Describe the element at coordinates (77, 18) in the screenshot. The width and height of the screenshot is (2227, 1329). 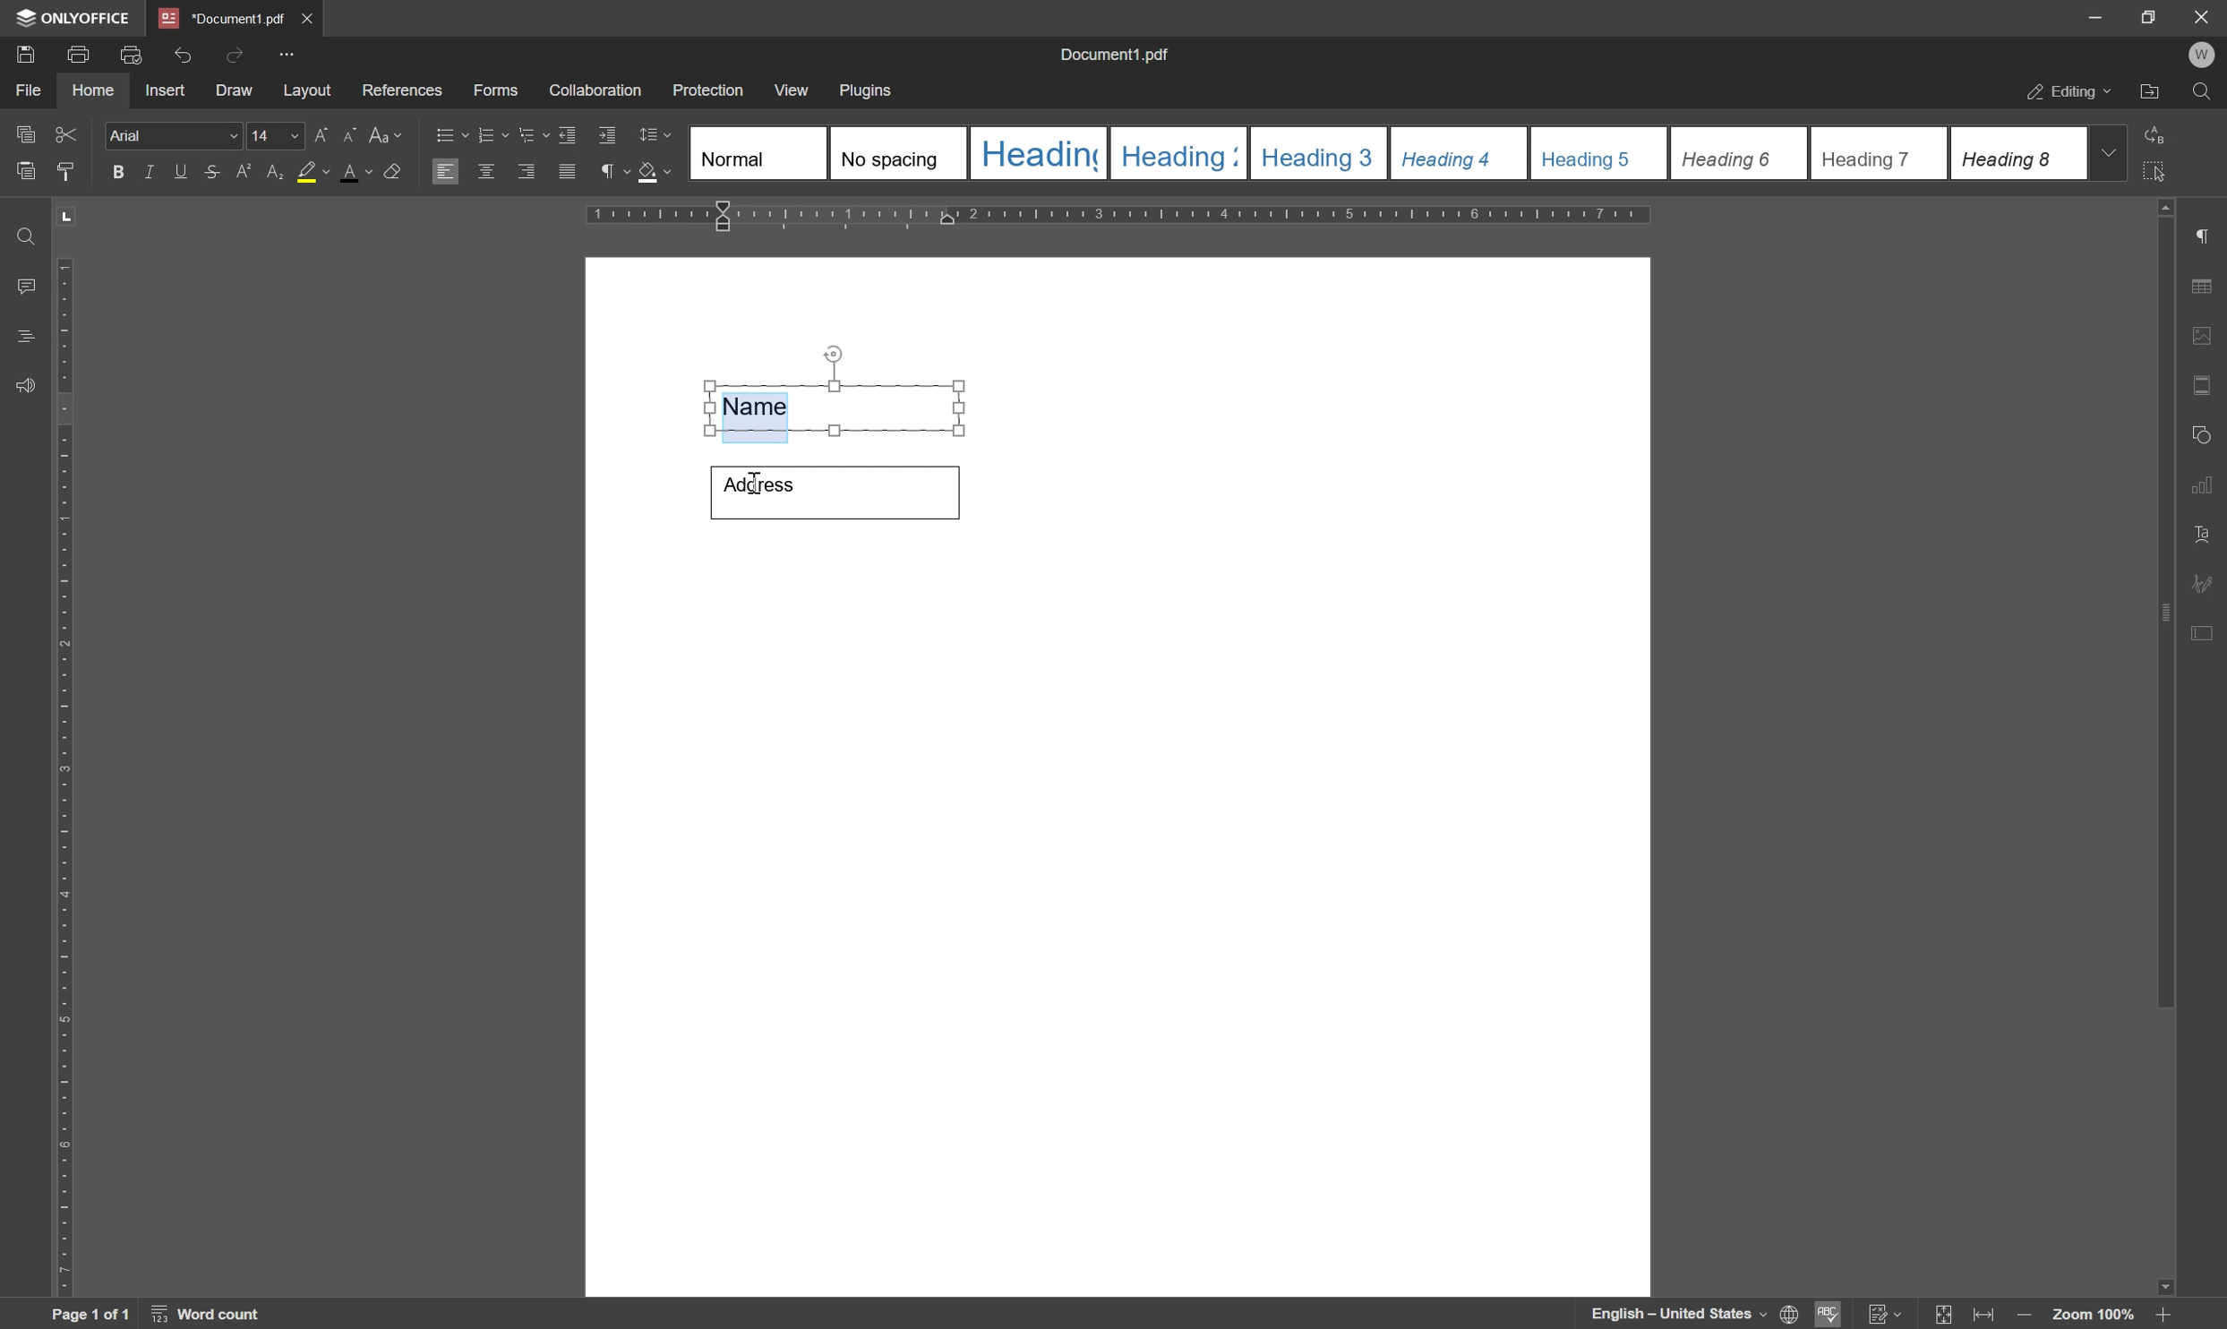
I see `onlyoffice` at that location.